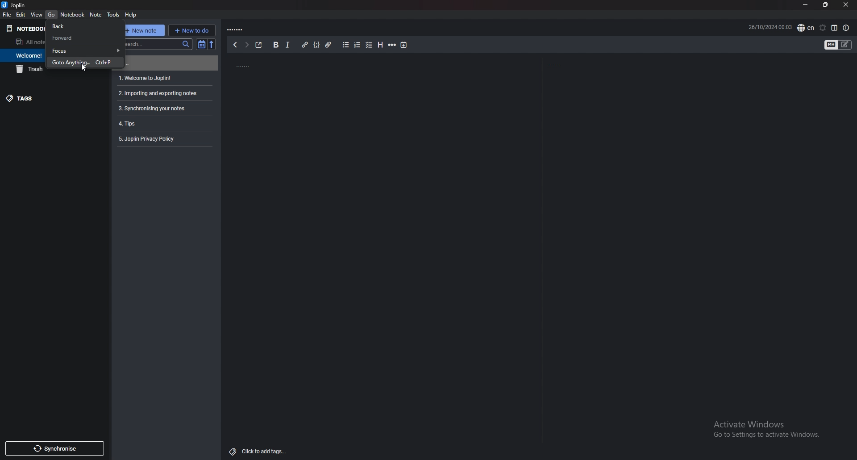 The width and height of the screenshot is (857, 460). What do you see at coordinates (114, 14) in the screenshot?
I see `tools` at bounding box center [114, 14].